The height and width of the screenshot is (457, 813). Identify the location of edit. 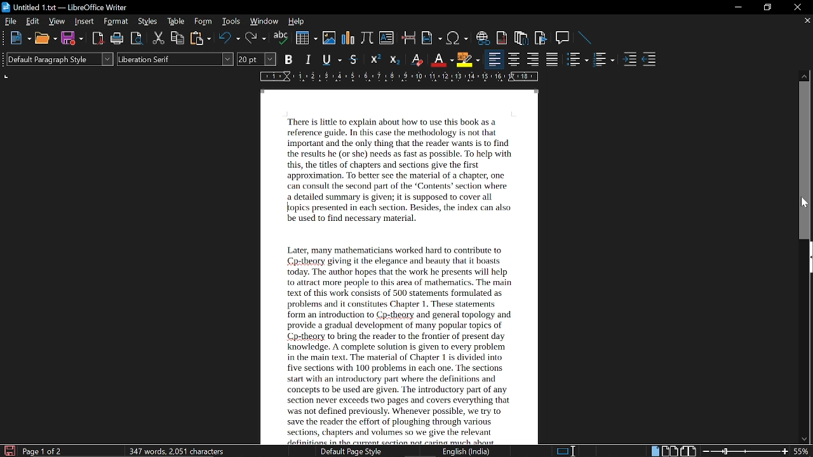
(32, 21).